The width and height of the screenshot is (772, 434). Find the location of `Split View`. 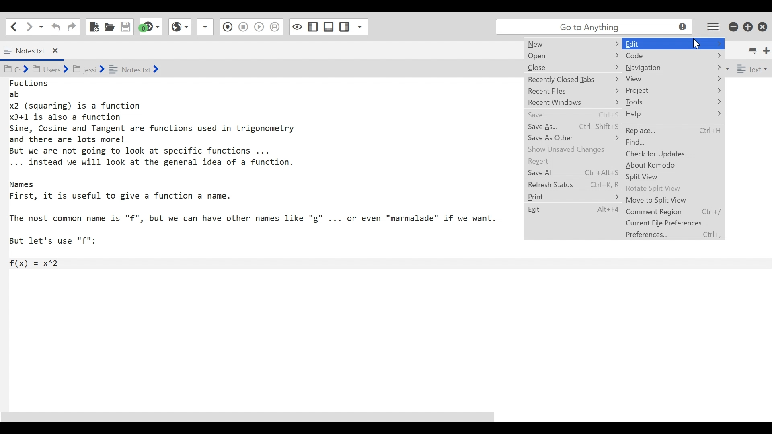

Split View is located at coordinates (650, 177).